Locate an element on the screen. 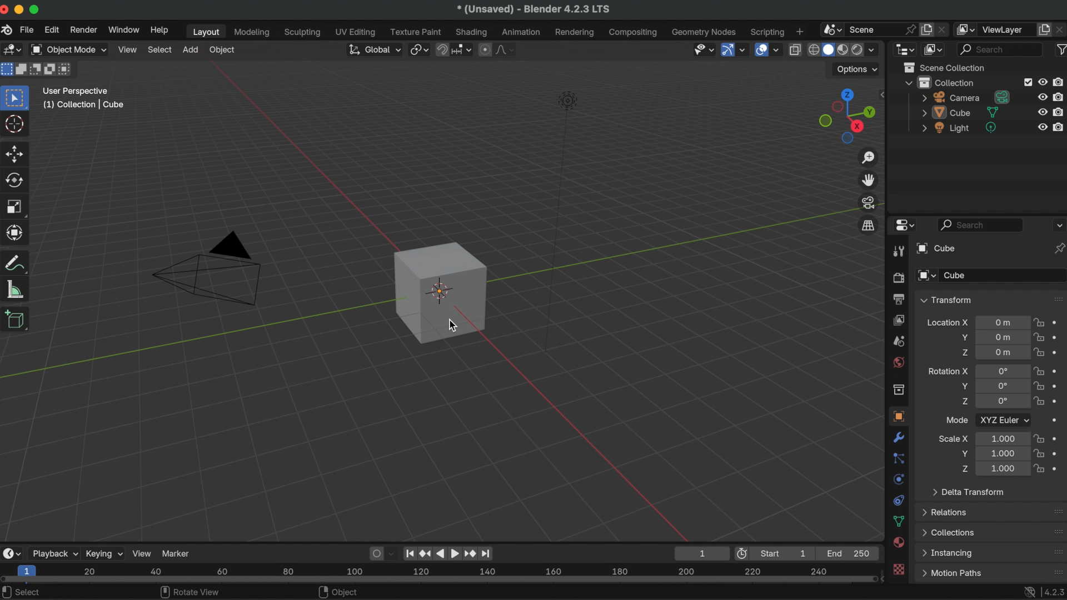 The image size is (1067, 600). lock rotation is located at coordinates (1040, 402).